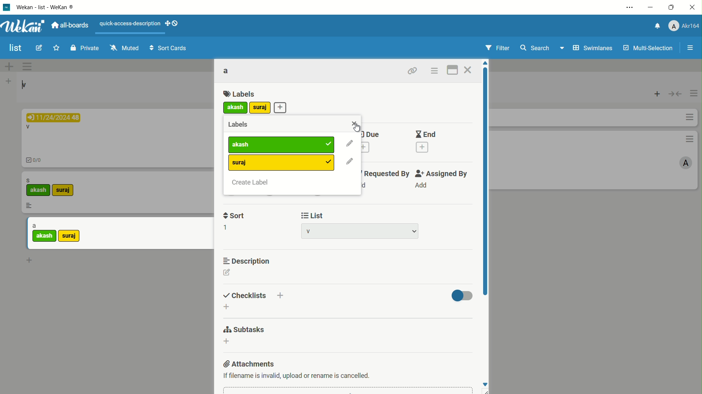 The height and width of the screenshot is (394, 702). Describe the element at coordinates (37, 191) in the screenshot. I see `akash` at that location.